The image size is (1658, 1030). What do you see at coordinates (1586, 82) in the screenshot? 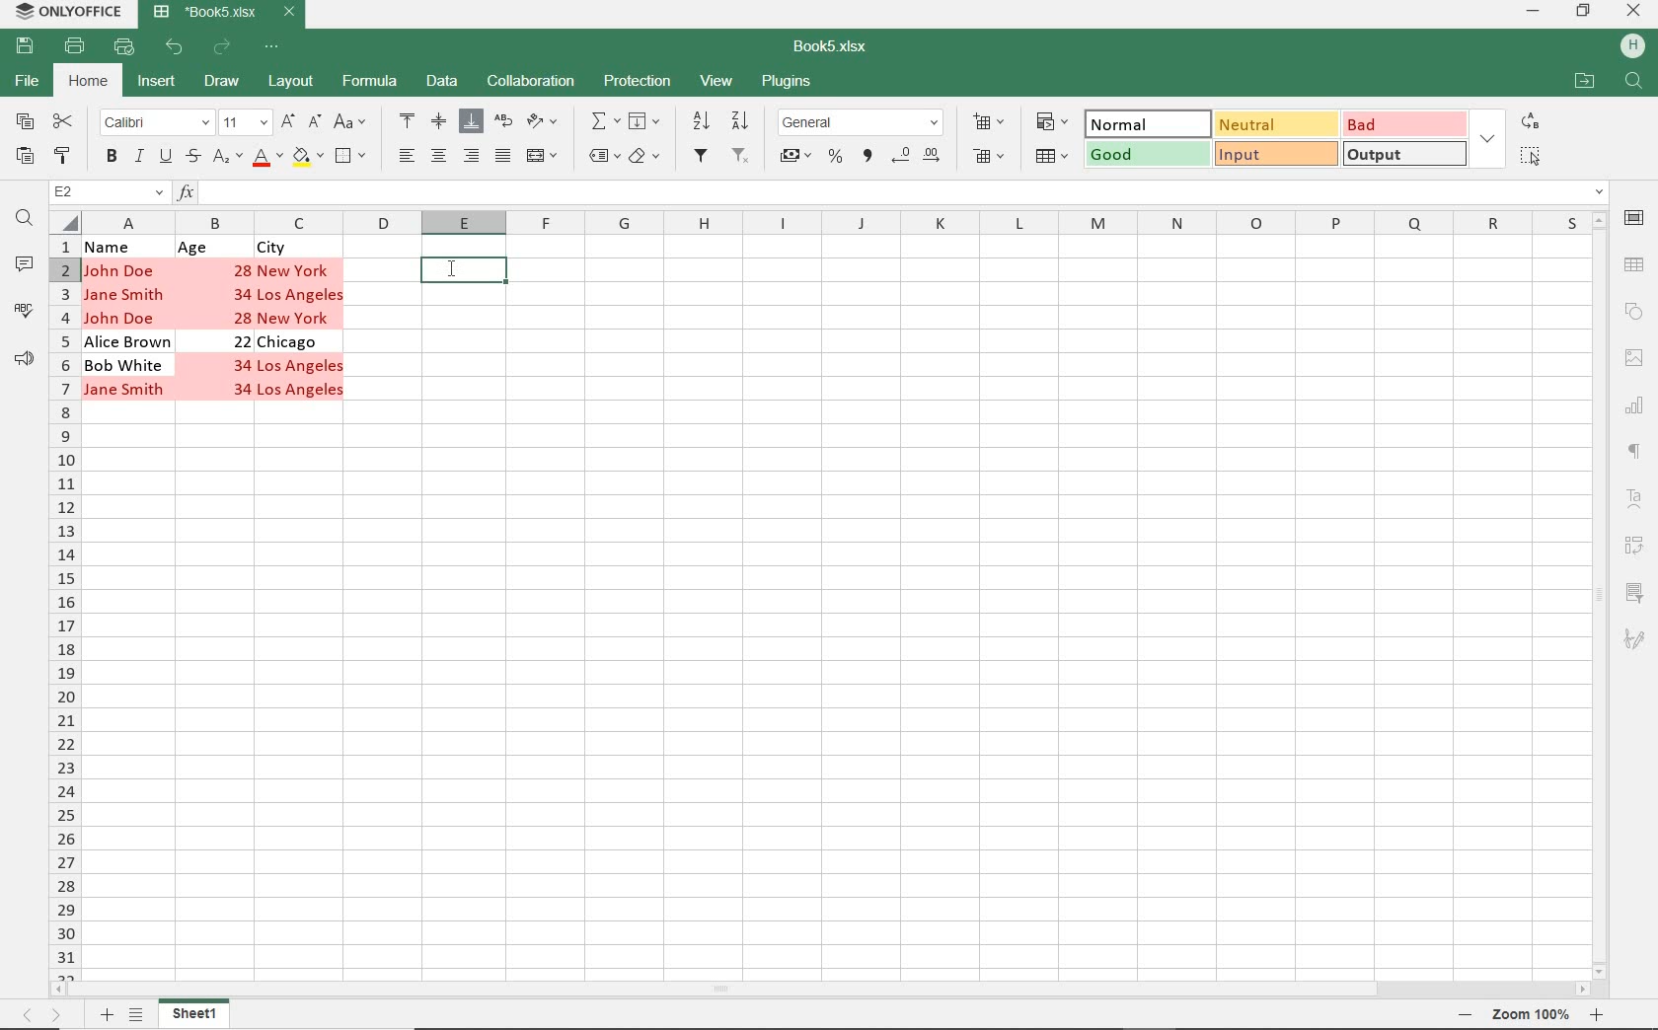
I see `OPEN FILE LOCATION` at bounding box center [1586, 82].